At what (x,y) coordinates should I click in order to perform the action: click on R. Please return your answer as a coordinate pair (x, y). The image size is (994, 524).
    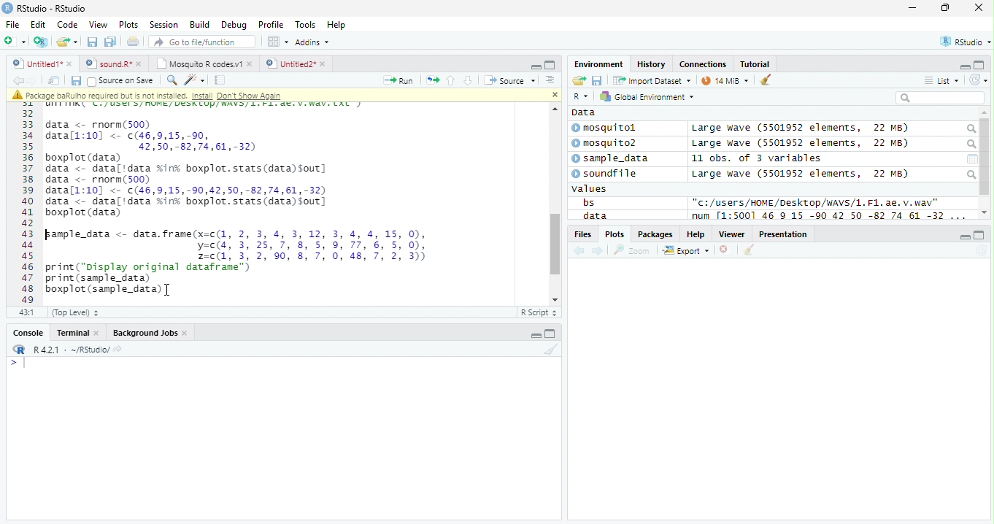
    Looking at the image, I should click on (582, 96).